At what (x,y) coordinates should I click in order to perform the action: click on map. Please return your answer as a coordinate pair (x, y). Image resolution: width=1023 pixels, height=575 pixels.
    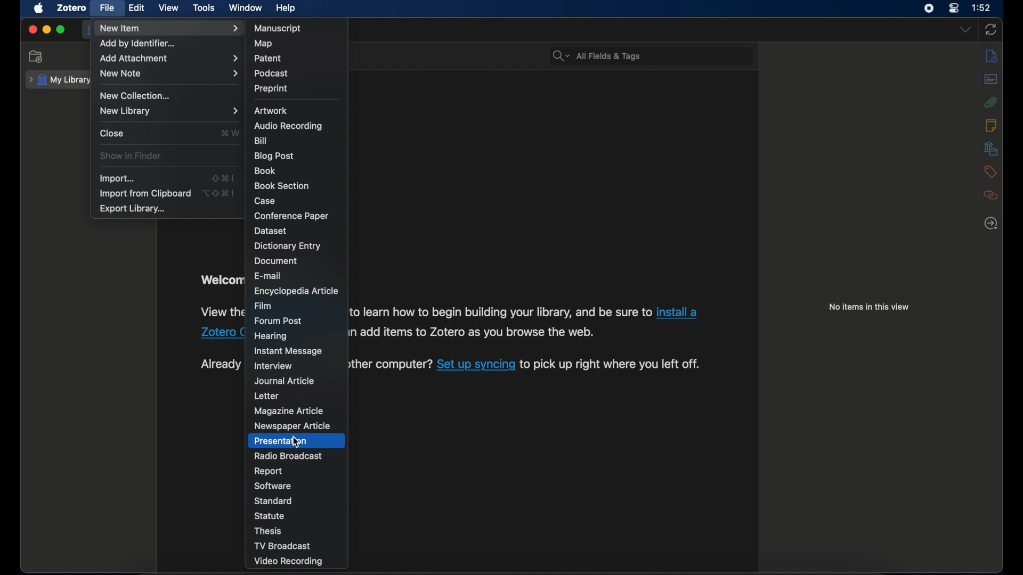
    Looking at the image, I should click on (264, 43).